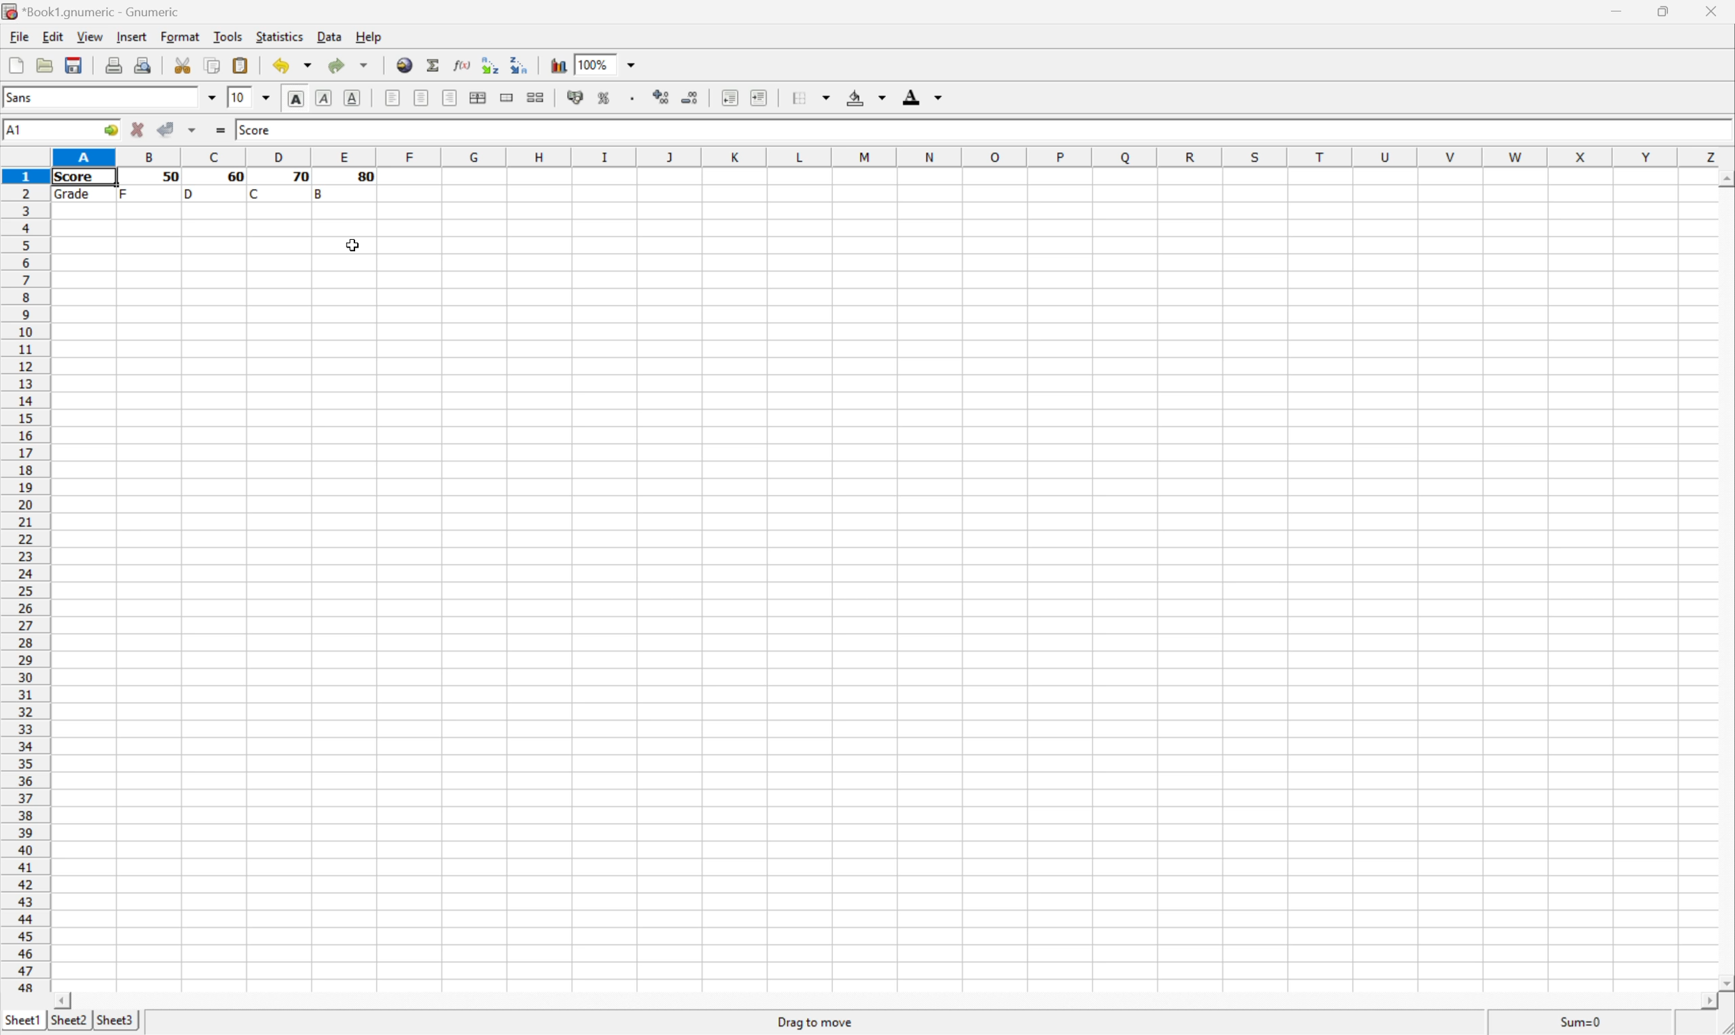  Describe the element at coordinates (52, 37) in the screenshot. I see `edit` at that location.